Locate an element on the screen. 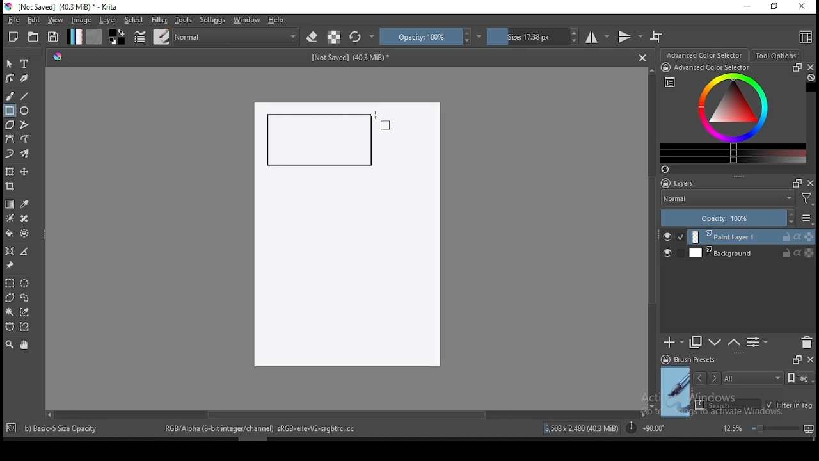  filter is located at coordinates (159, 20).